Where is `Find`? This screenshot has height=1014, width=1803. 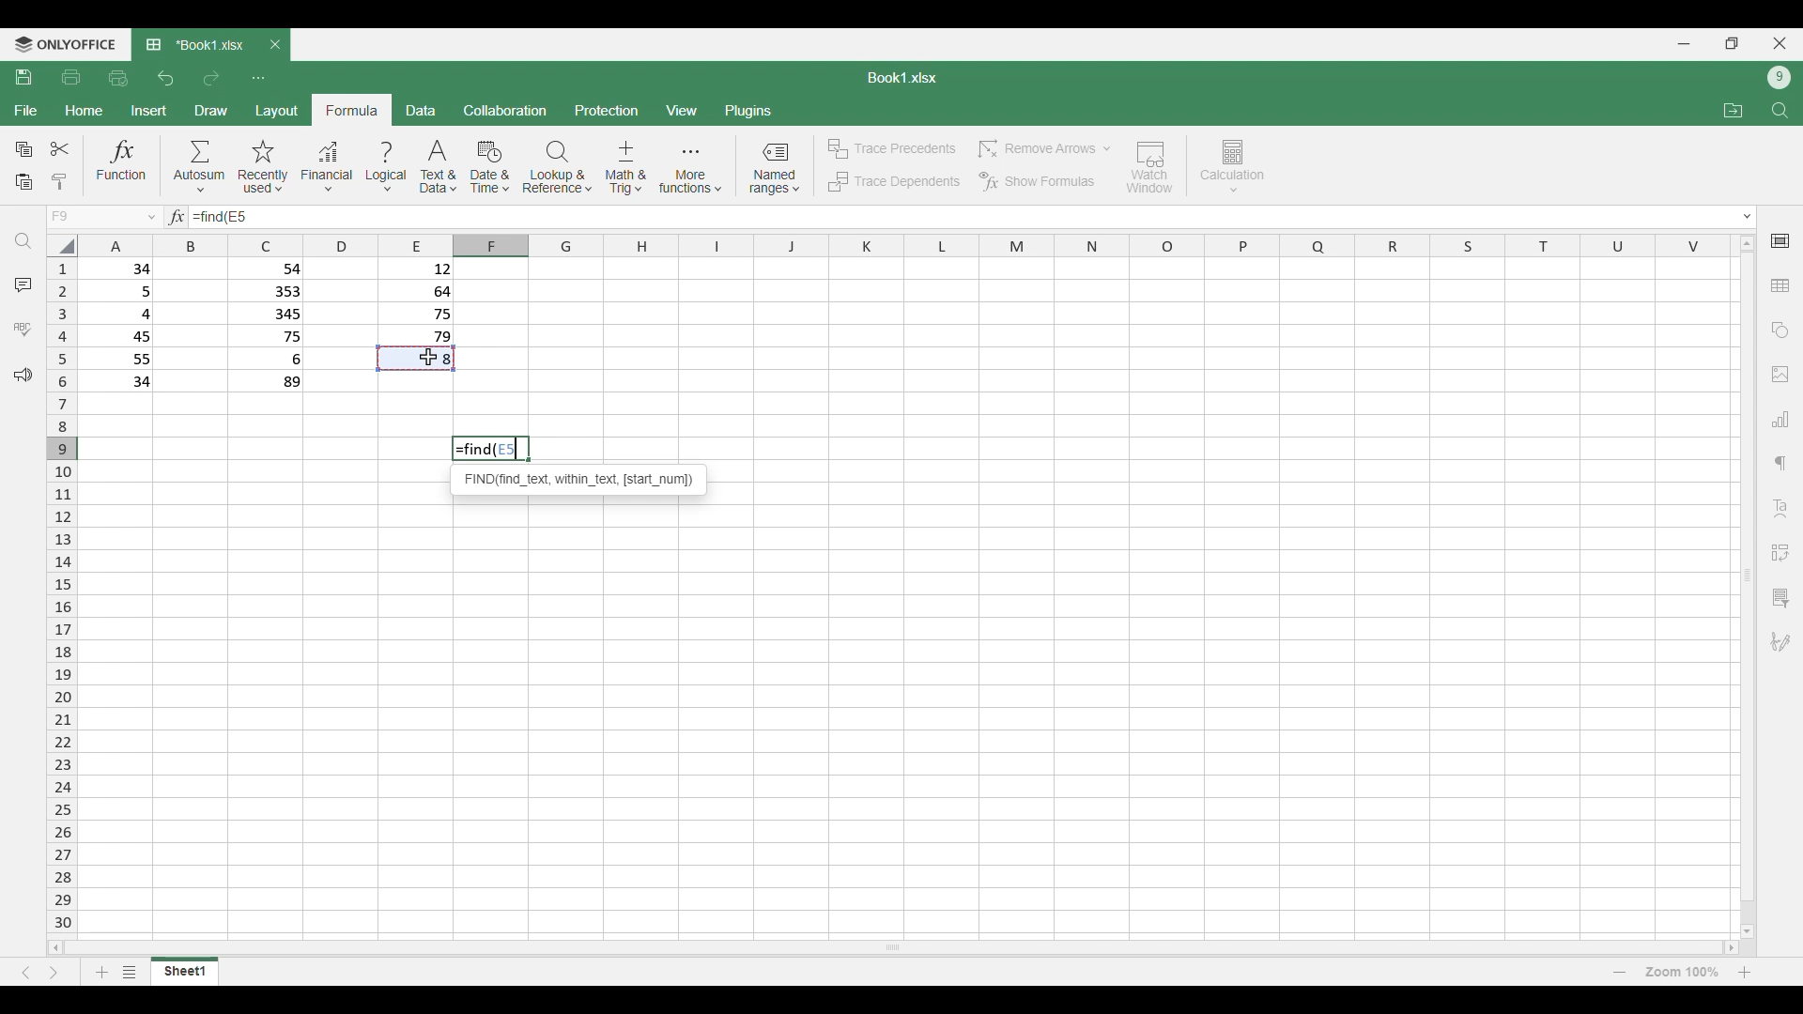
Find is located at coordinates (1780, 110).